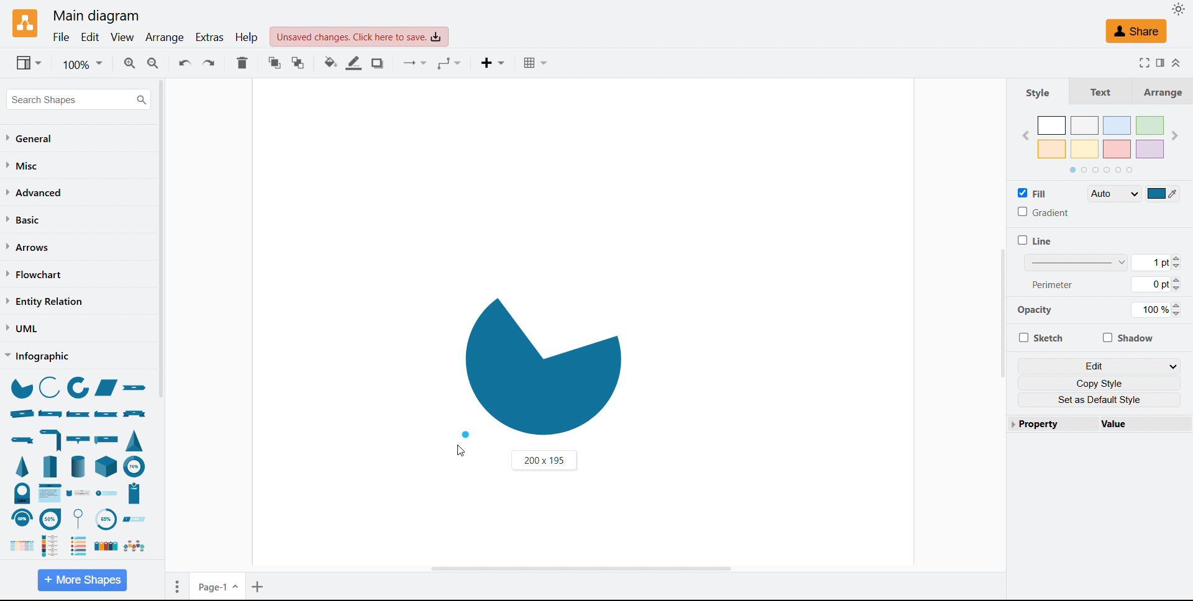 This screenshot has height=601, width=1193. Describe the element at coordinates (544, 460) in the screenshot. I see `Shape dimensions` at that location.